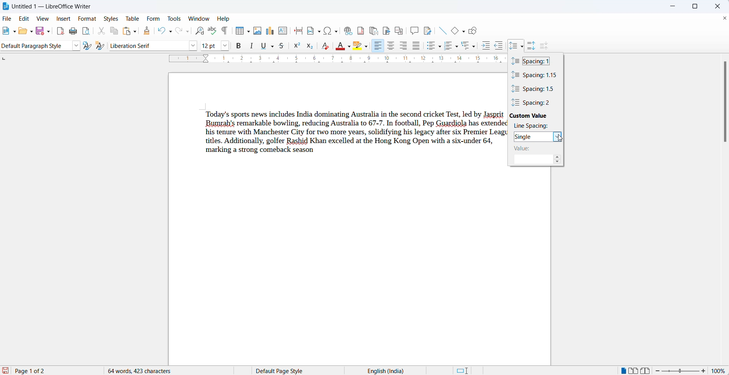  I want to click on insert table, so click(238, 31).